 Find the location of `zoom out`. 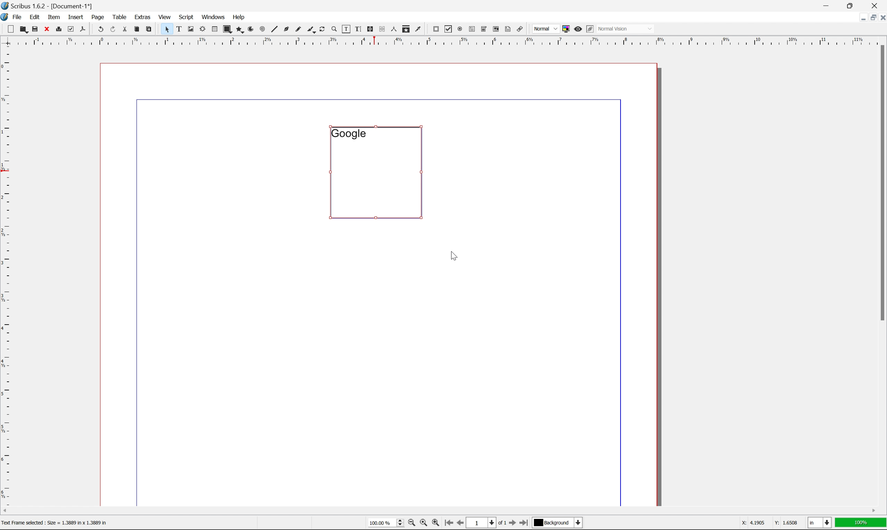

zoom out is located at coordinates (410, 524).